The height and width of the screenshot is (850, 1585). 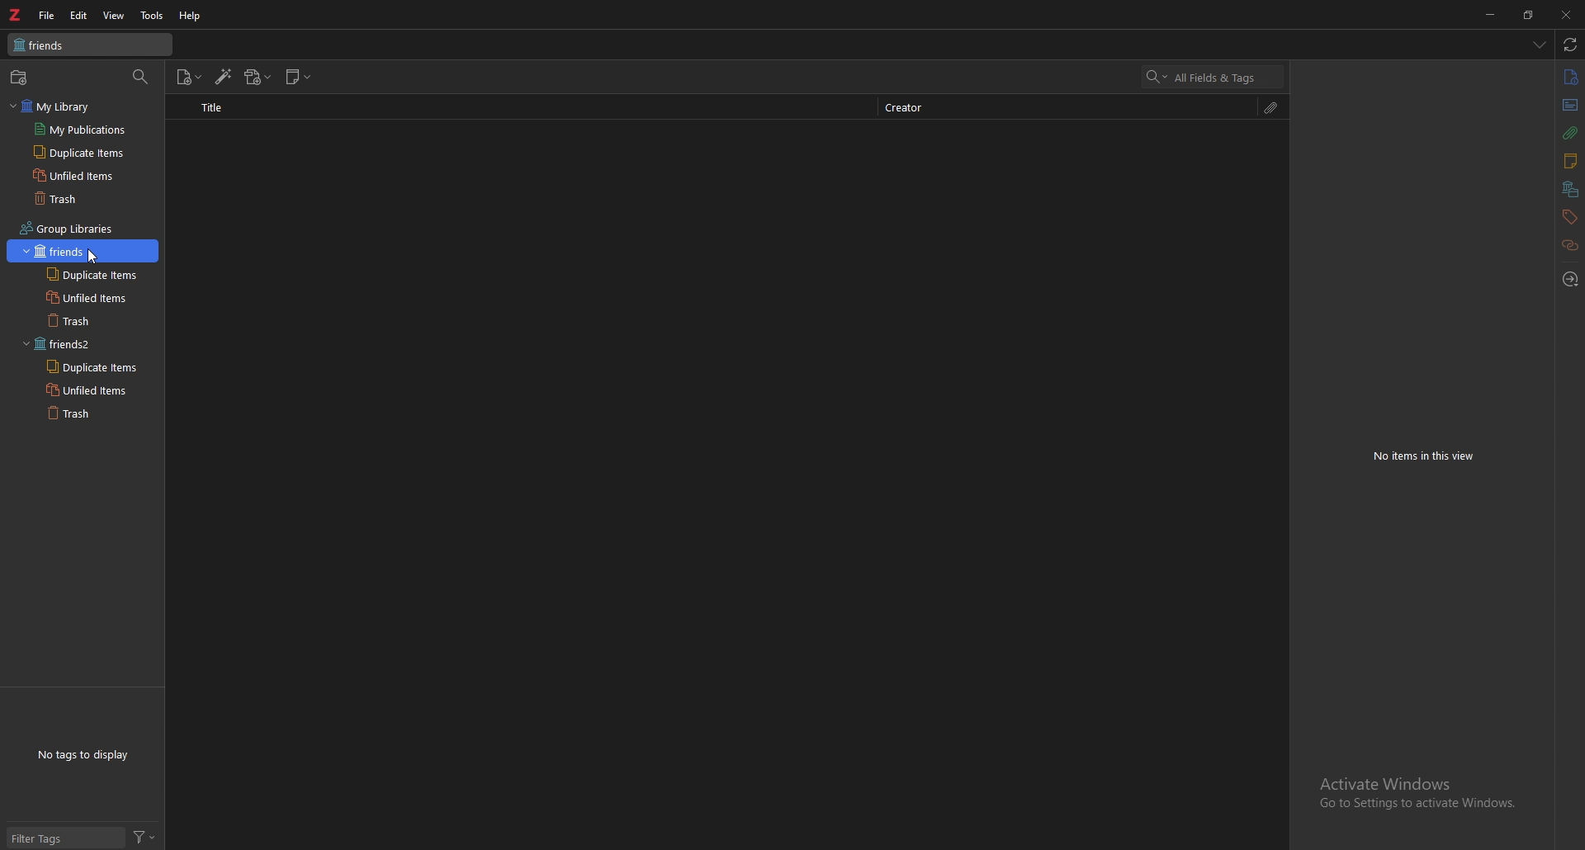 I want to click on my publications, so click(x=88, y=129).